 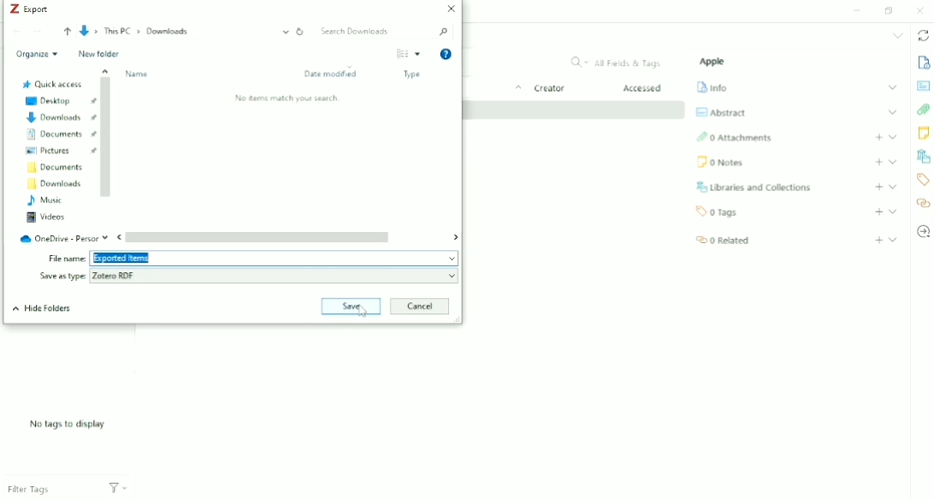 What do you see at coordinates (36, 54) in the screenshot?
I see `Organize` at bounding box center [36, 54].